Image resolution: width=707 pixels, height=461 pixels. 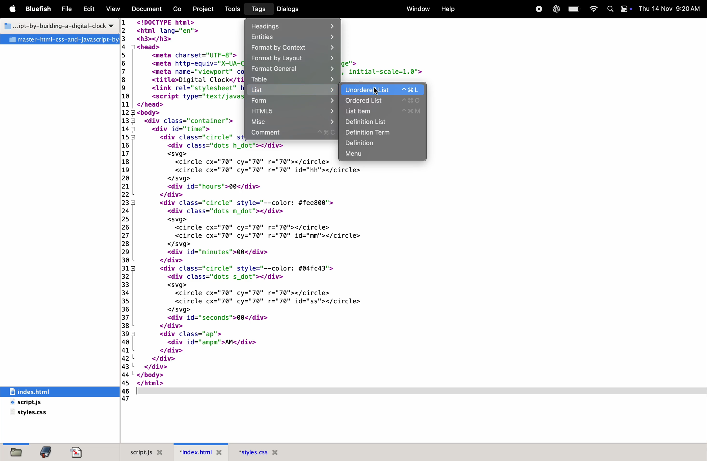 I want to click on Edit, so click(x=89, y=10).